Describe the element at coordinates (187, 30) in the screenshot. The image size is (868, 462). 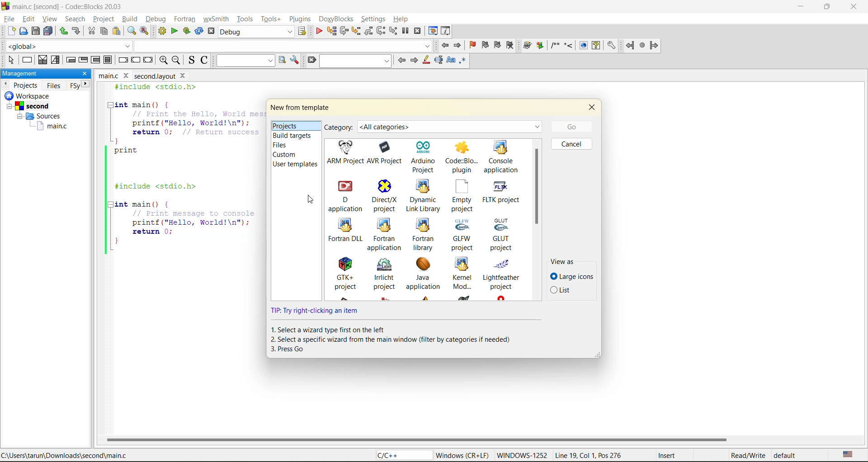
I see `build and run` at that location.